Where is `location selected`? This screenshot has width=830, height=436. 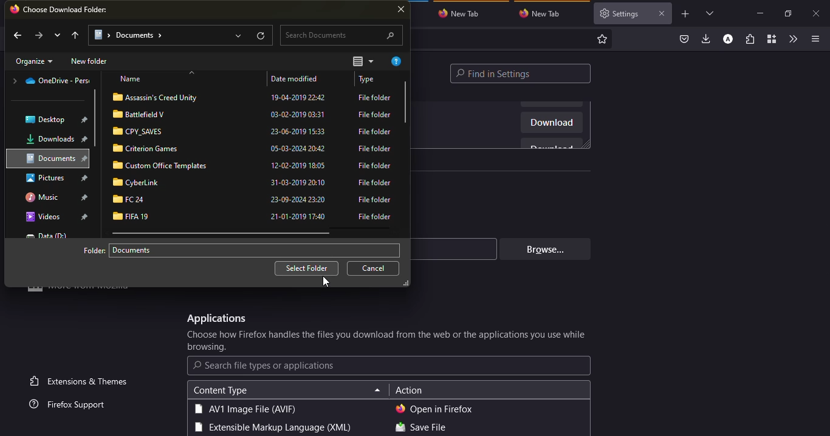
location selected is located at coordinates (53, 160).